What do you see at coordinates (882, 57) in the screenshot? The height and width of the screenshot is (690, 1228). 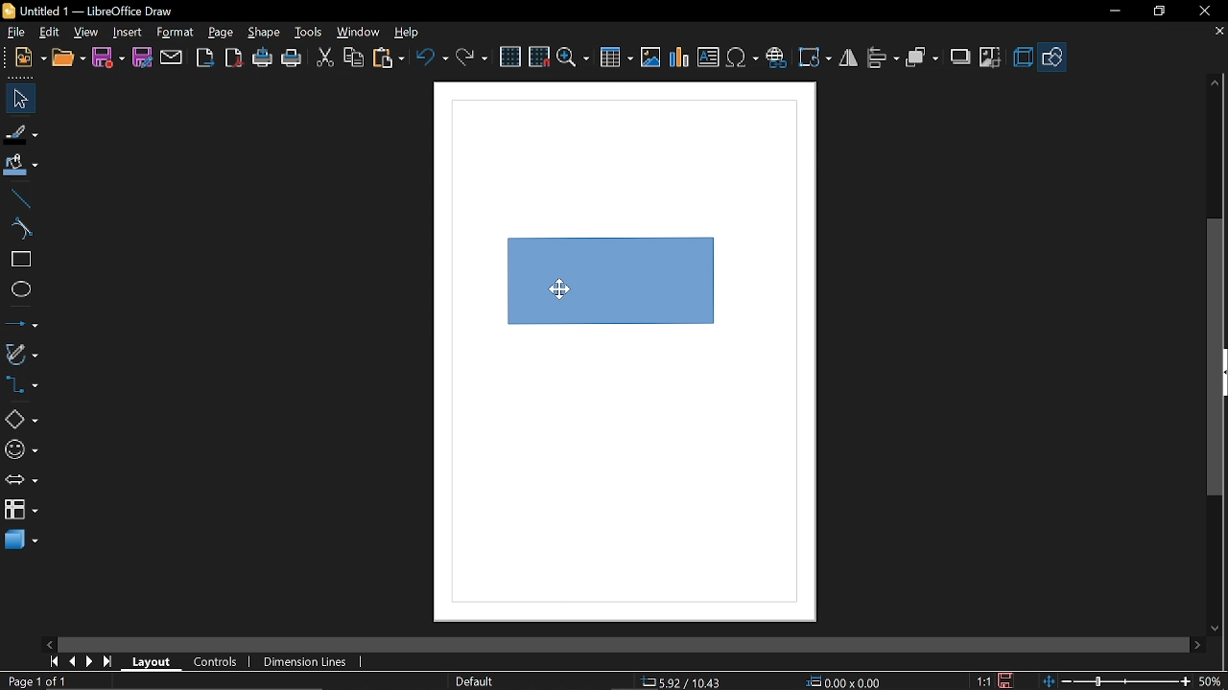 I see `allign` at bounding box center [882, 57].